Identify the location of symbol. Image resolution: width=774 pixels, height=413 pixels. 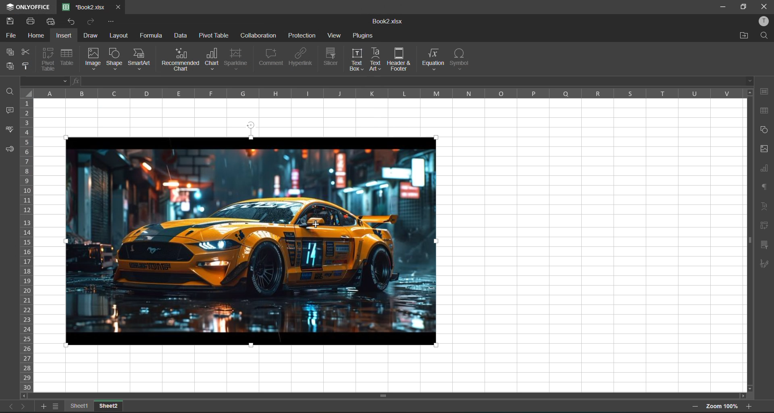
(459, 59).